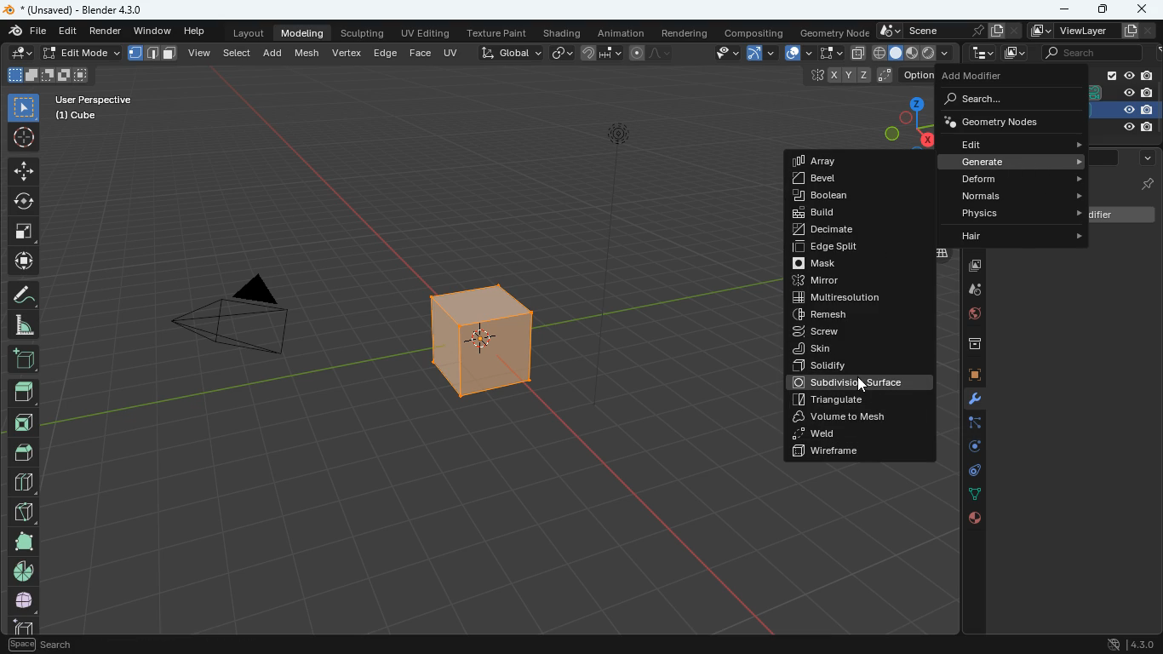  What do you see at coordinates (971, 426) in the screenshot?
I see `edge` at bounding box center [971, 426].